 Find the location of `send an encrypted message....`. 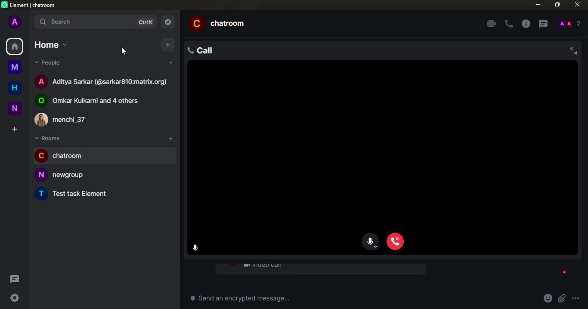

send an encrypted message.... is located at coordinates (244, 299).